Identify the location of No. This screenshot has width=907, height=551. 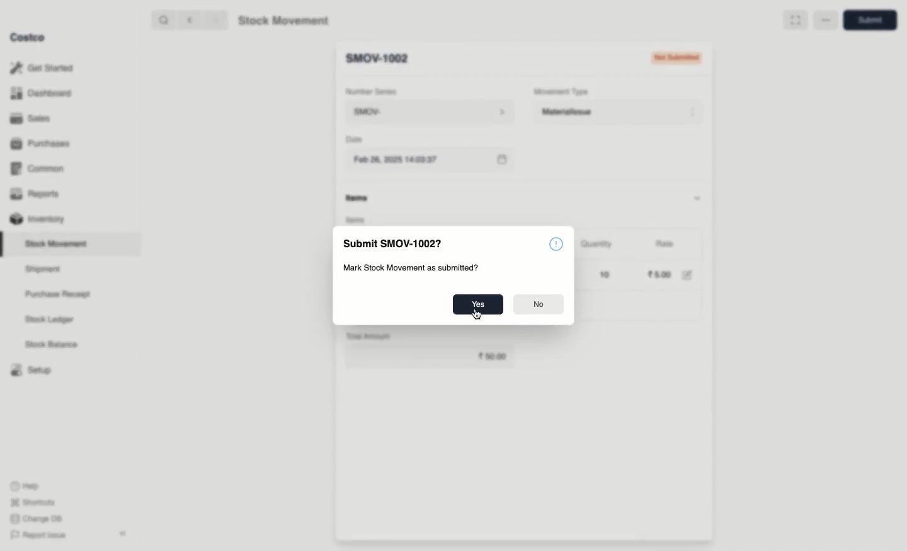
(540, 305).